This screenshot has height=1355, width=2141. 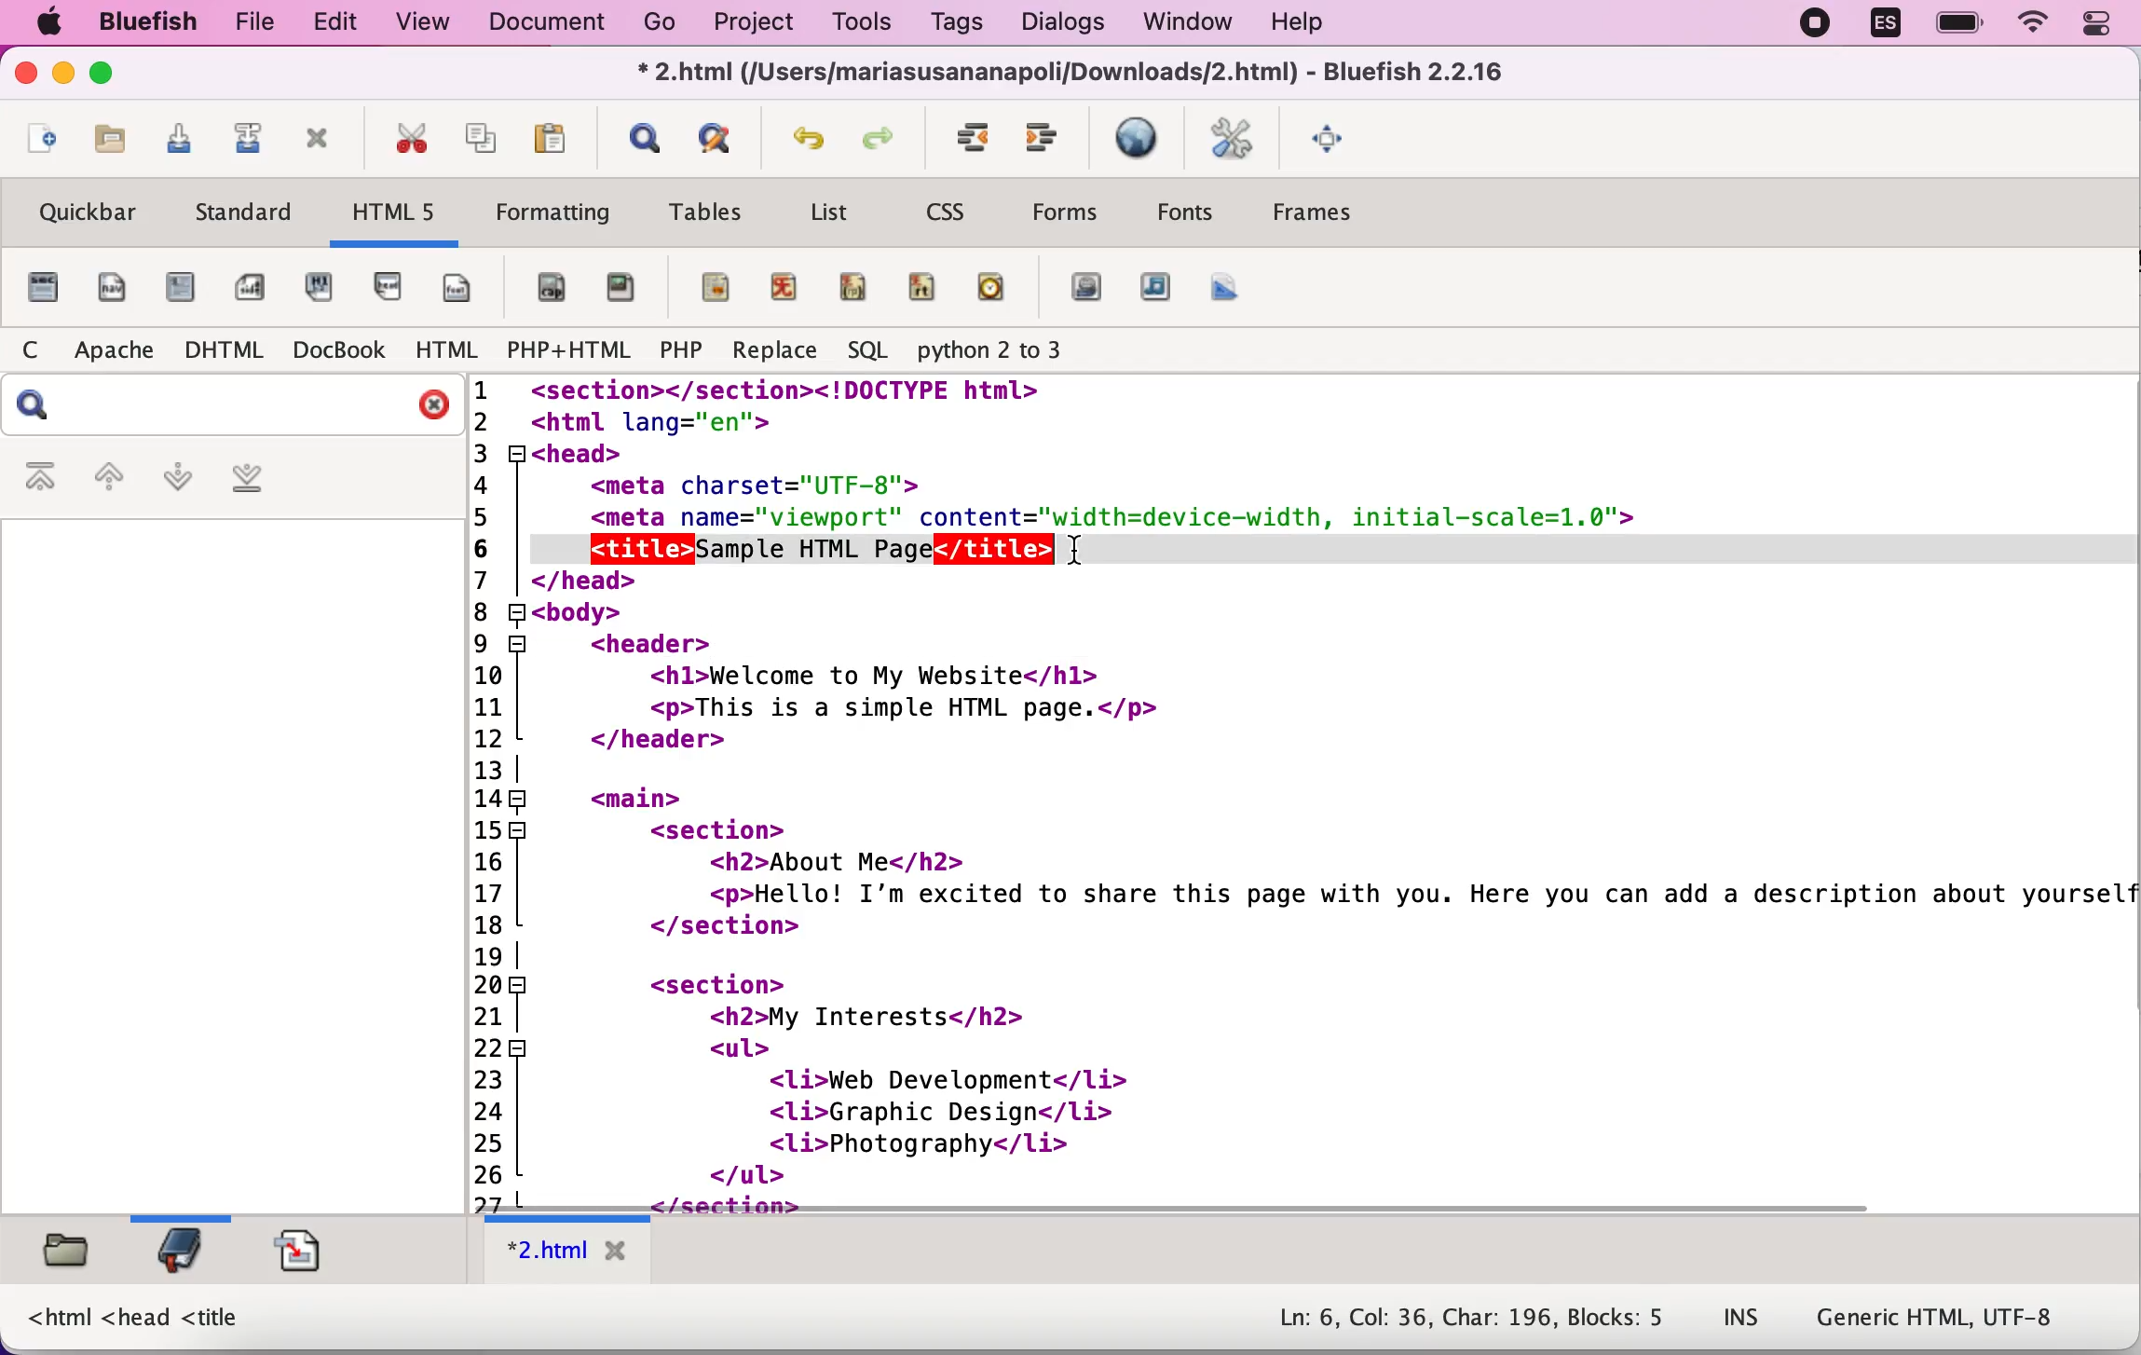 I want to click on recording stopped, so click(x=1812, y=28).